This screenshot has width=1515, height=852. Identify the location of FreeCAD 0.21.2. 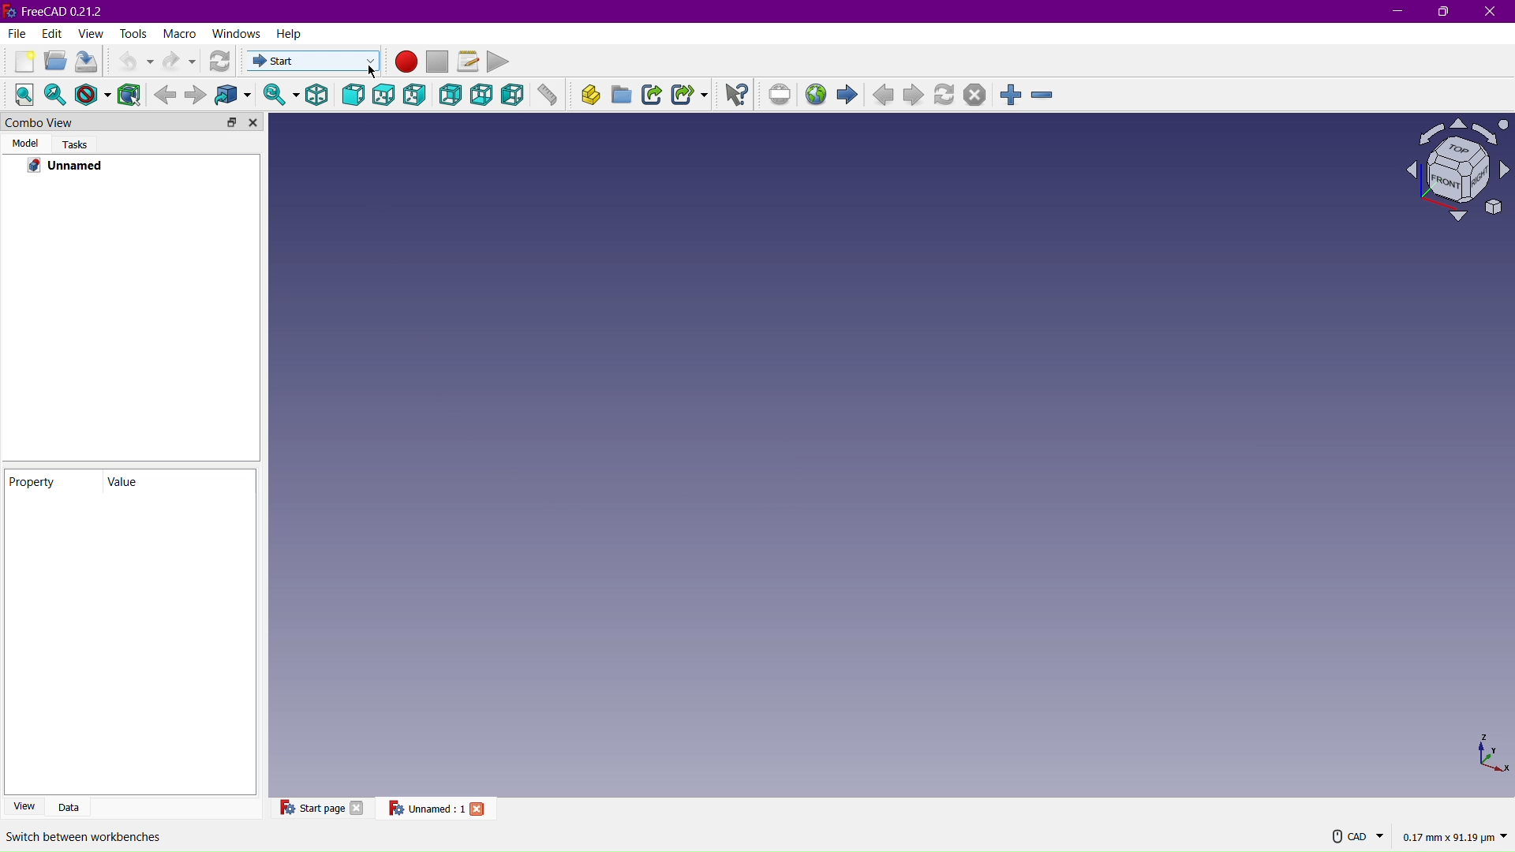
(60, 11).